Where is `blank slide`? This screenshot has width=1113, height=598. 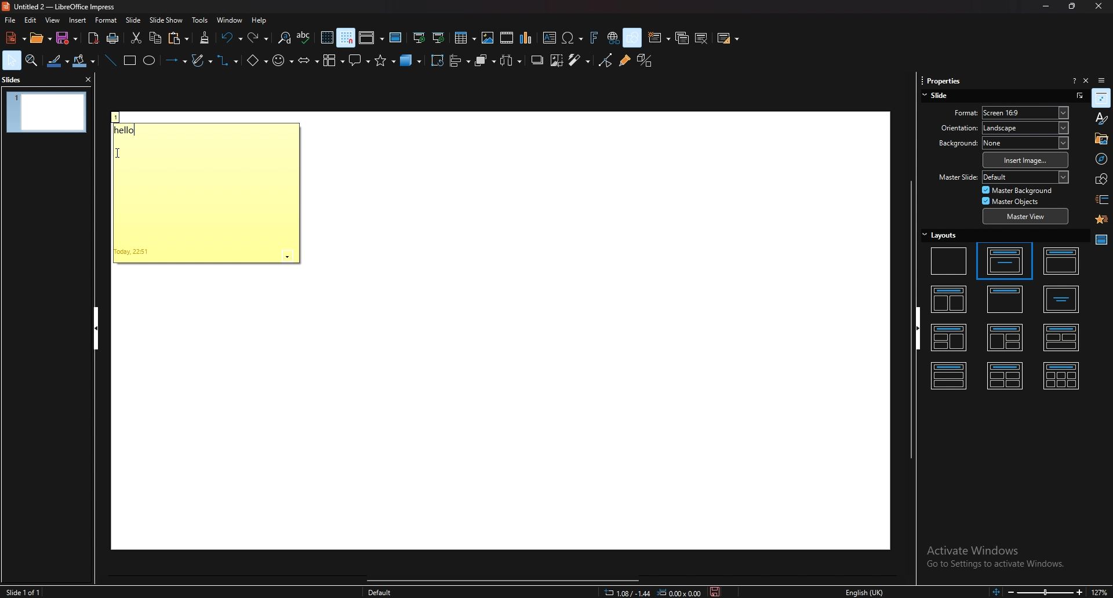
blank slide is located at coordinates (950, 260).